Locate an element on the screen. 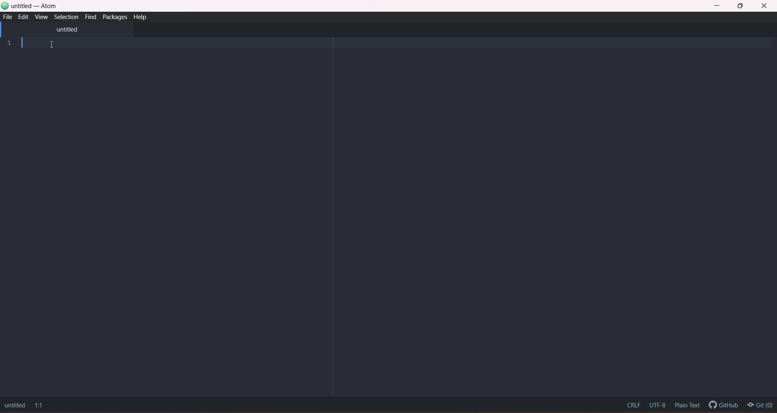  Close is located at coordinates (764, 7).